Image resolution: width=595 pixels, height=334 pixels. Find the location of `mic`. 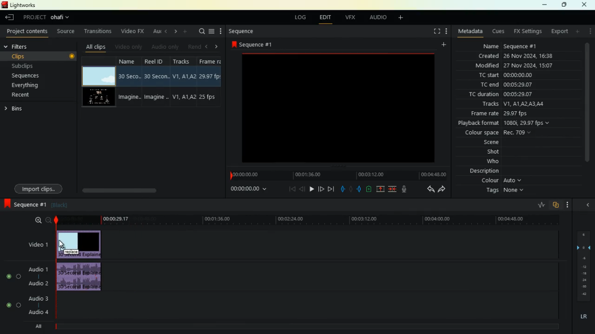

mic is located at coordinates (405, 188).